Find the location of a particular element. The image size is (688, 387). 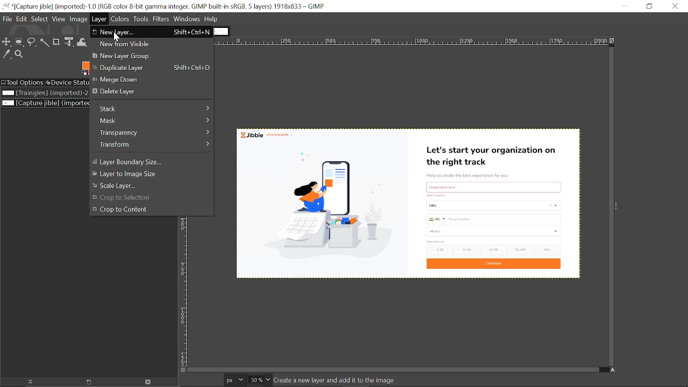

Ellipse select tool is located at coordinates (19, 42).